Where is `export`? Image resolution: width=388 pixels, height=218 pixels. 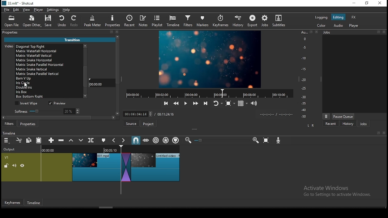 export is located at coordinates (253, 21).